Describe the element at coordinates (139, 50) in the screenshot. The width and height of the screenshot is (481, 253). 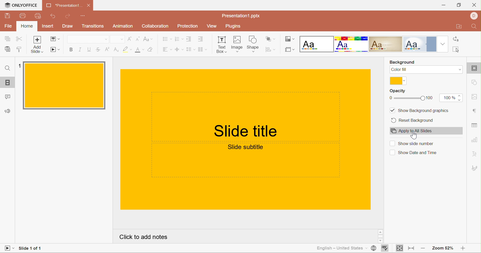
I see `Font size` at that location.